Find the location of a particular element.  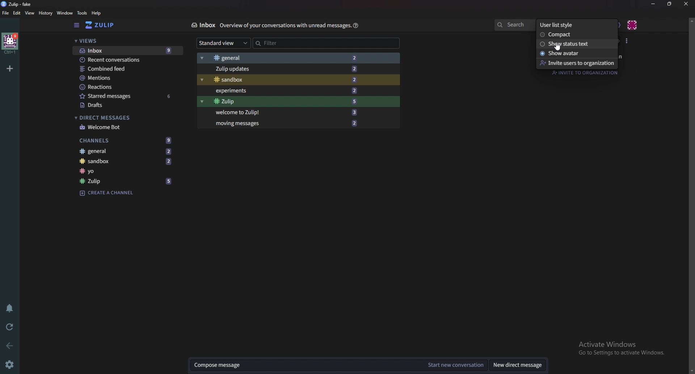

Sandbox is located at coordinates (128, 162).